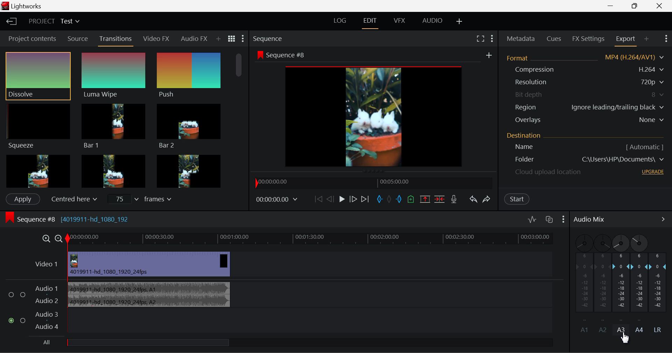 The width and height of the screenshot is (672, 353). I want to click on Redo, so click(487, 199).